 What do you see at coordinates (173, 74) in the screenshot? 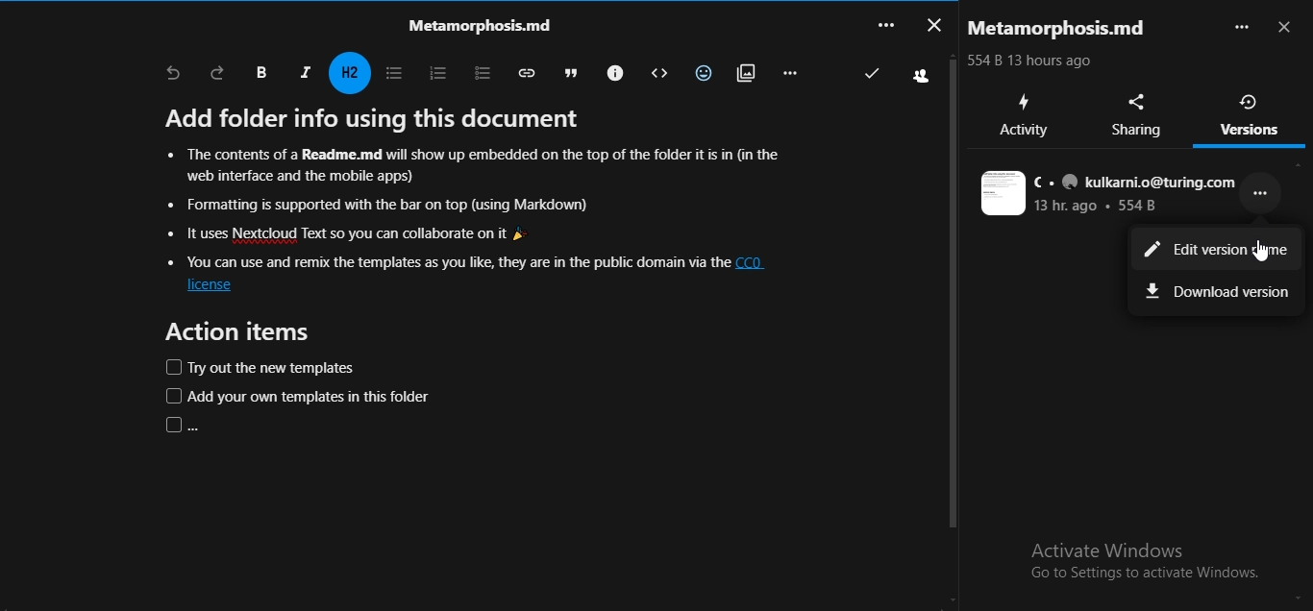
I see `undo` at bounding box center [173, 74].